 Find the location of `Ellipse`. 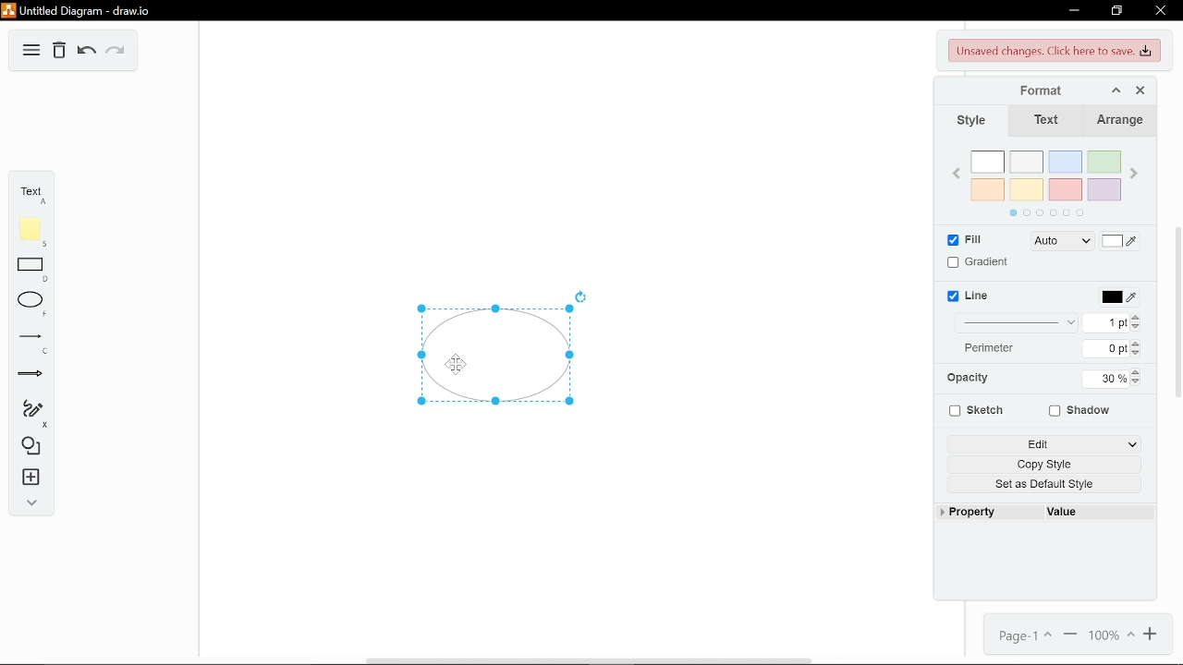

Ellipse is located at coordinates (31, 302).